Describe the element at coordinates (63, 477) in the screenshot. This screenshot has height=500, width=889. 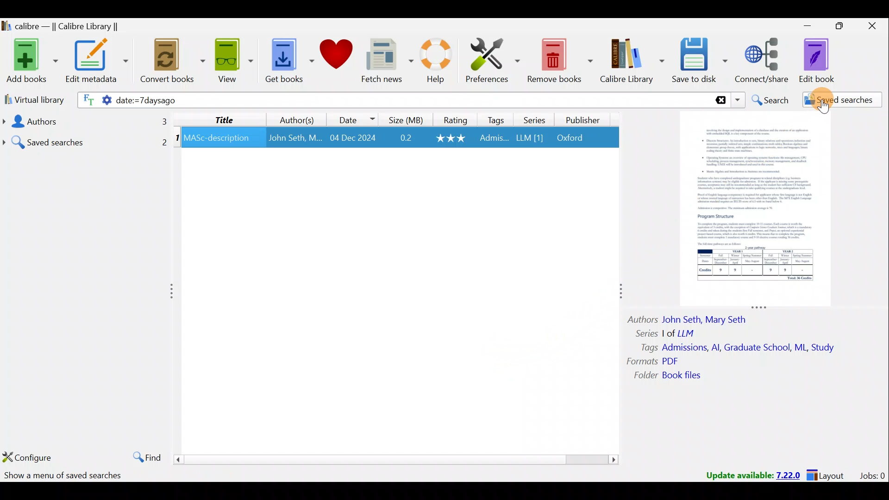
I see `Show a menu of saved searches` at that location.